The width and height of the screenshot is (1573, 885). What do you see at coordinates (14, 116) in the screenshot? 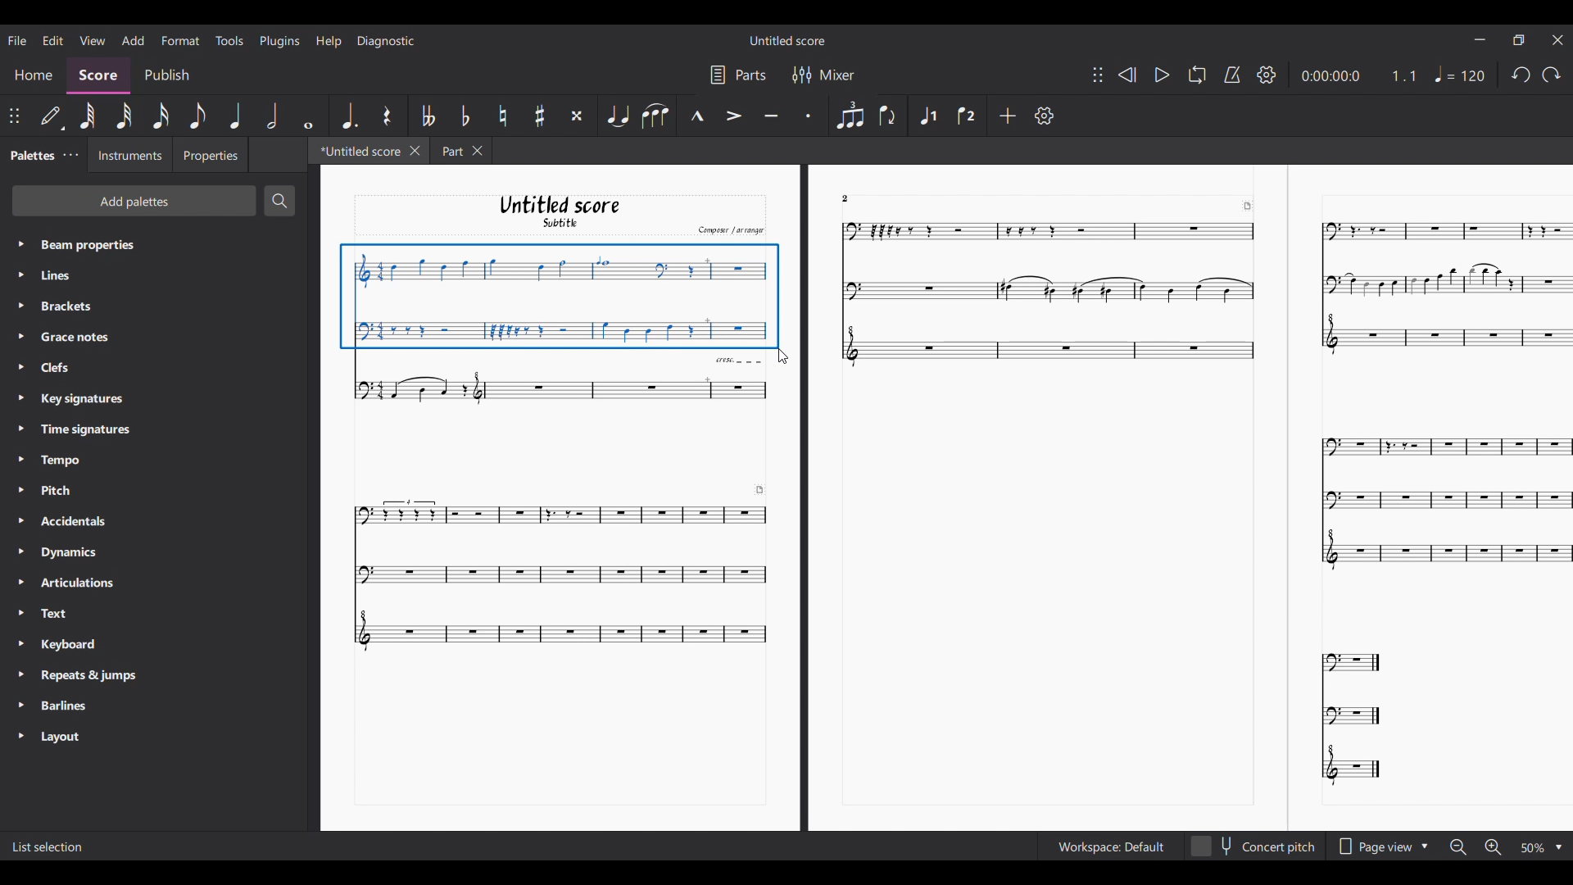
I see `Change position` at bounding box center [14, 116].